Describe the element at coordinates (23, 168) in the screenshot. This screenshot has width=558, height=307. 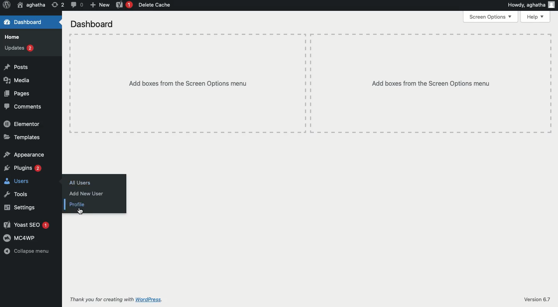
I see `Plugins` at that location.